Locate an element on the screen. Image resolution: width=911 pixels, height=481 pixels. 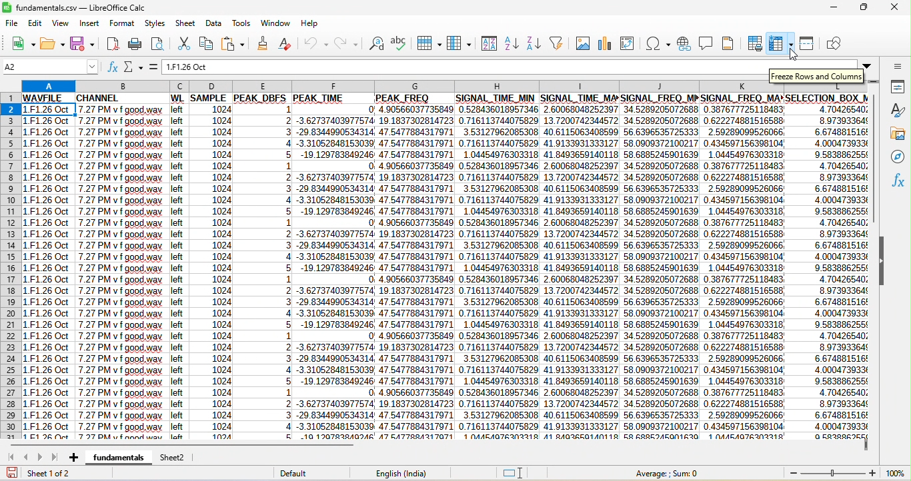
export directly as pdf is located at coordinates (112, 44).